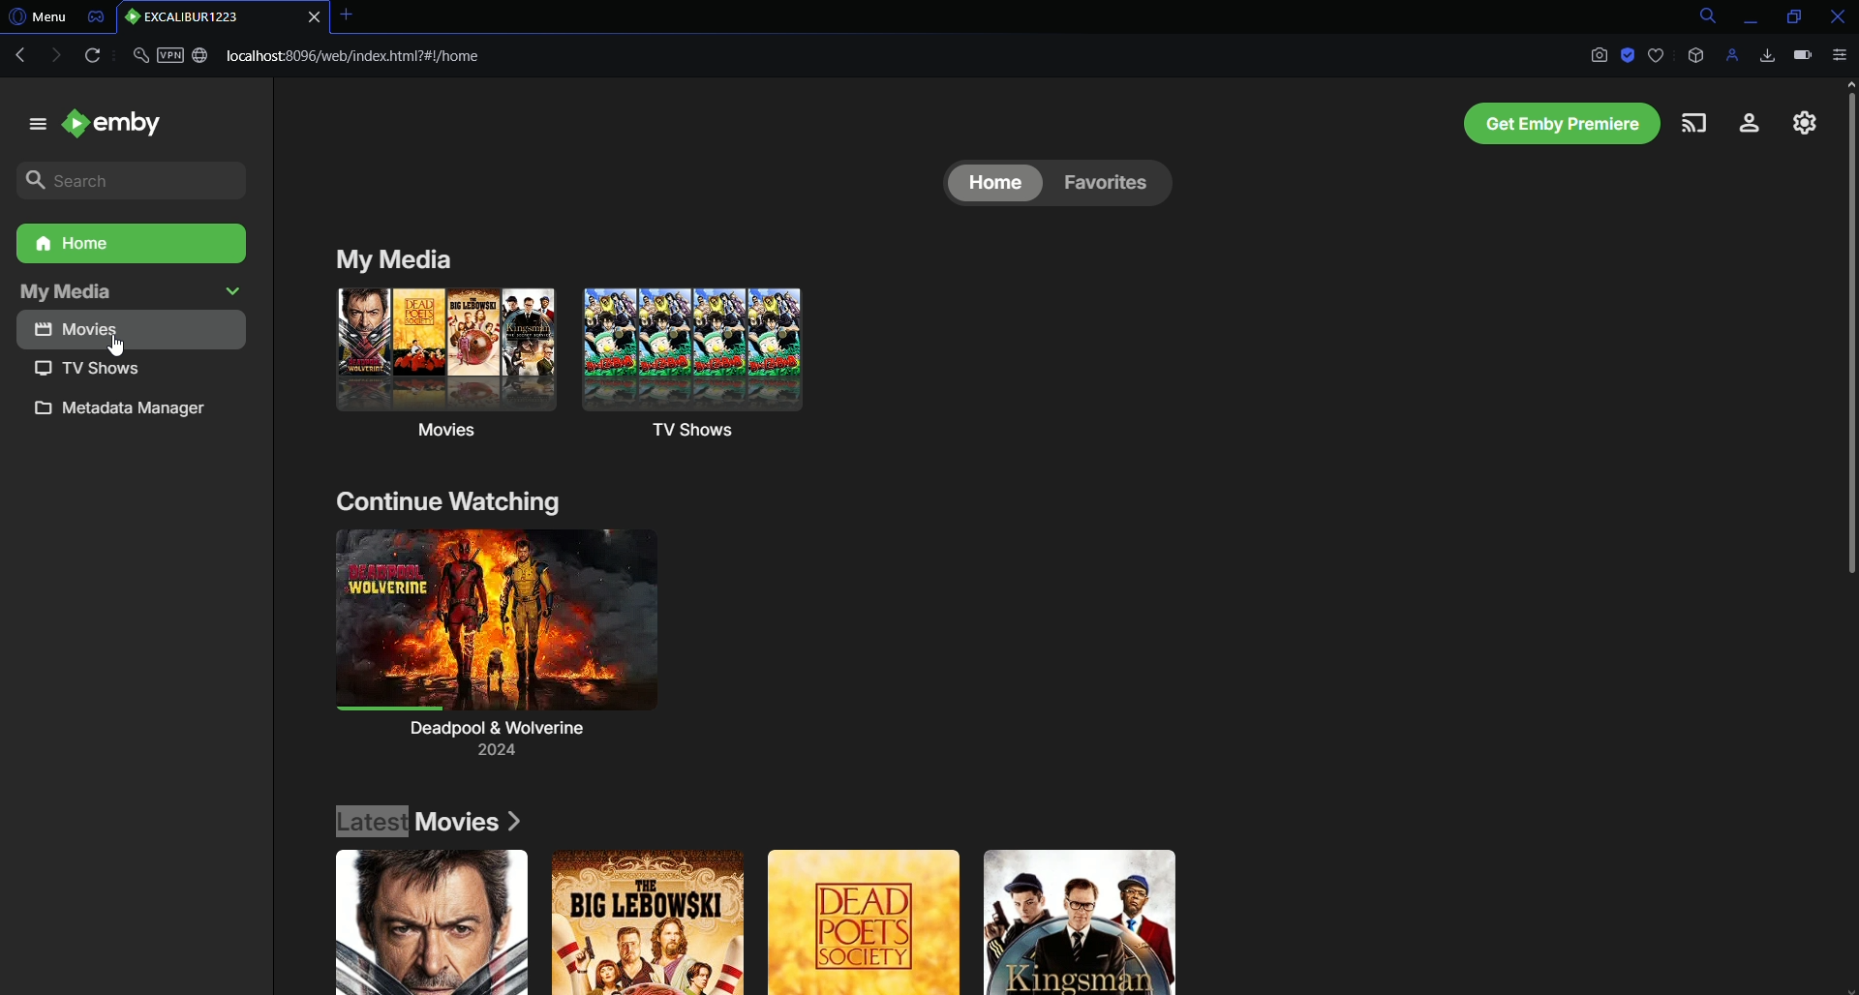 The height and width of the screenshot is (995, 1859). What do you see at coordinates (131, 412) in the screenshot?
I see `Metadata manager` at bounding box center [131, 412].